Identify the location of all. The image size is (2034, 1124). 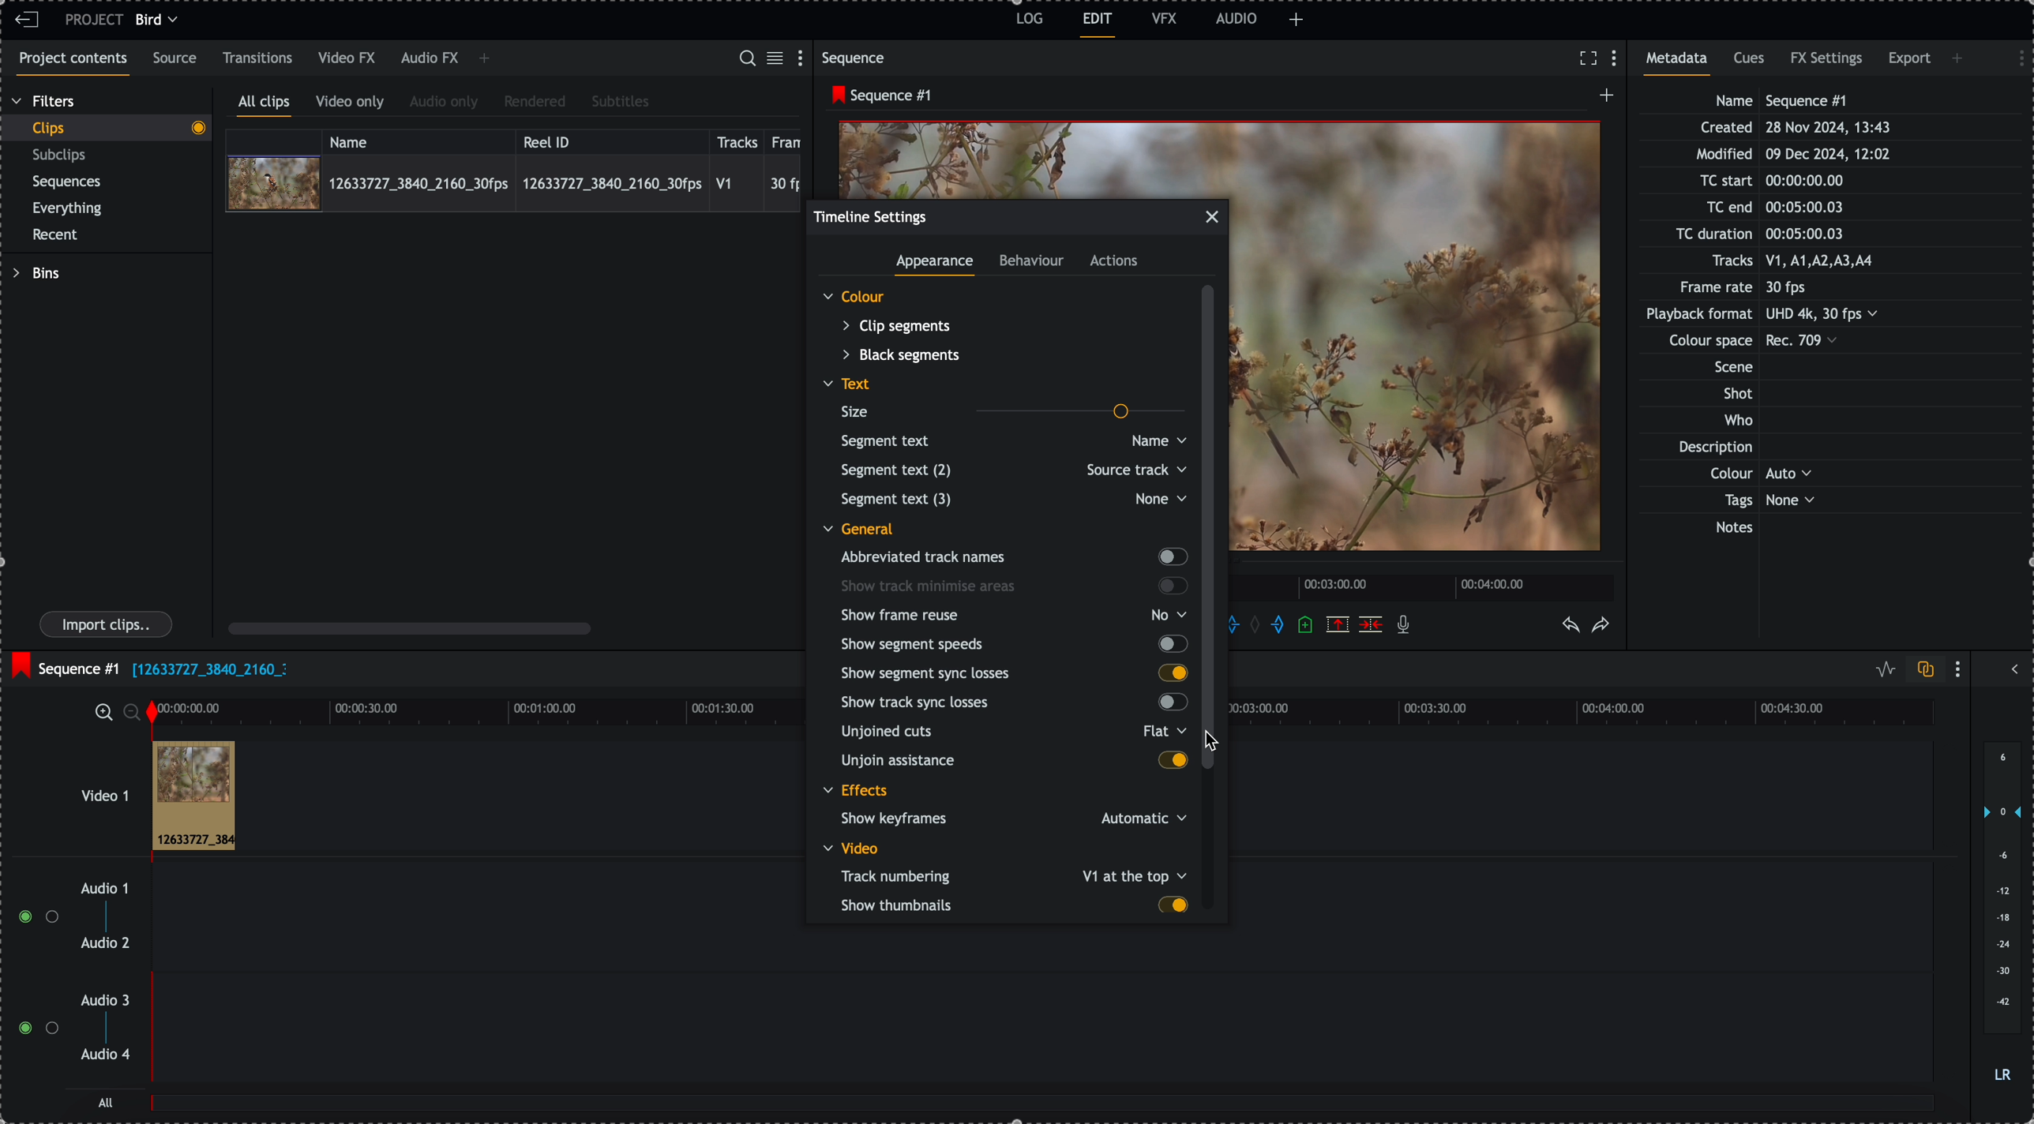
(1044, 1111).